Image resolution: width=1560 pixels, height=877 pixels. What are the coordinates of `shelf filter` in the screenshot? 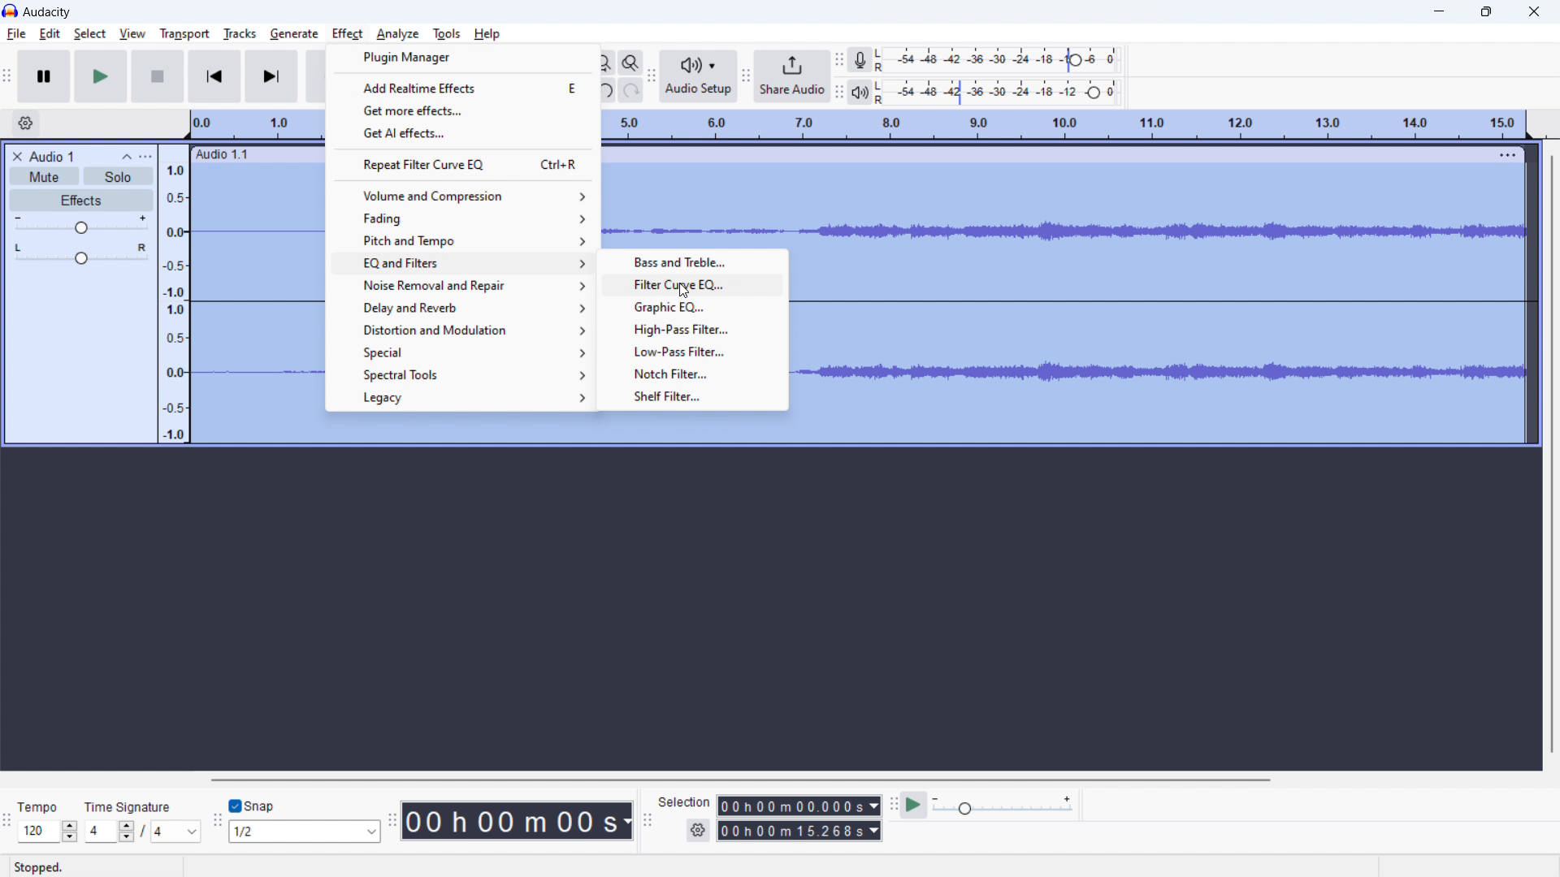 It's located at (693, 397).